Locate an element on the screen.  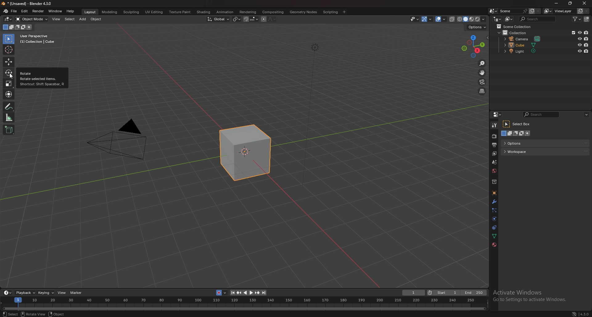
cube is located at coordinates (245, 152).